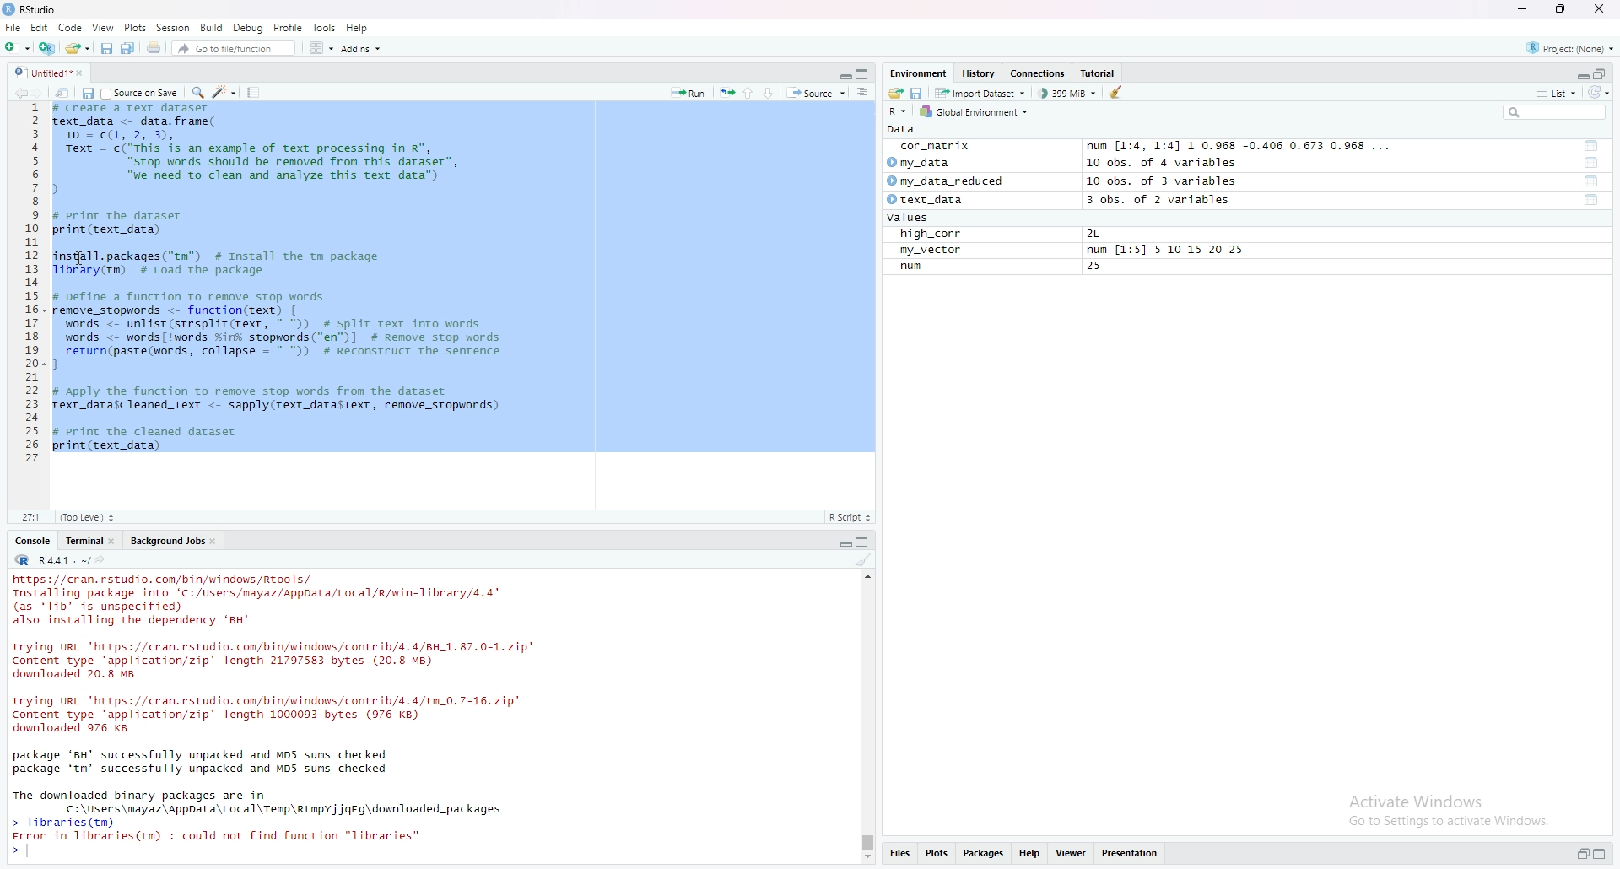 The width and height of the screenshot is (1620, 869). What do you see at coordinates (1095, 267) in the screenshot?
I see `25` at bounding box center [1095, 267].